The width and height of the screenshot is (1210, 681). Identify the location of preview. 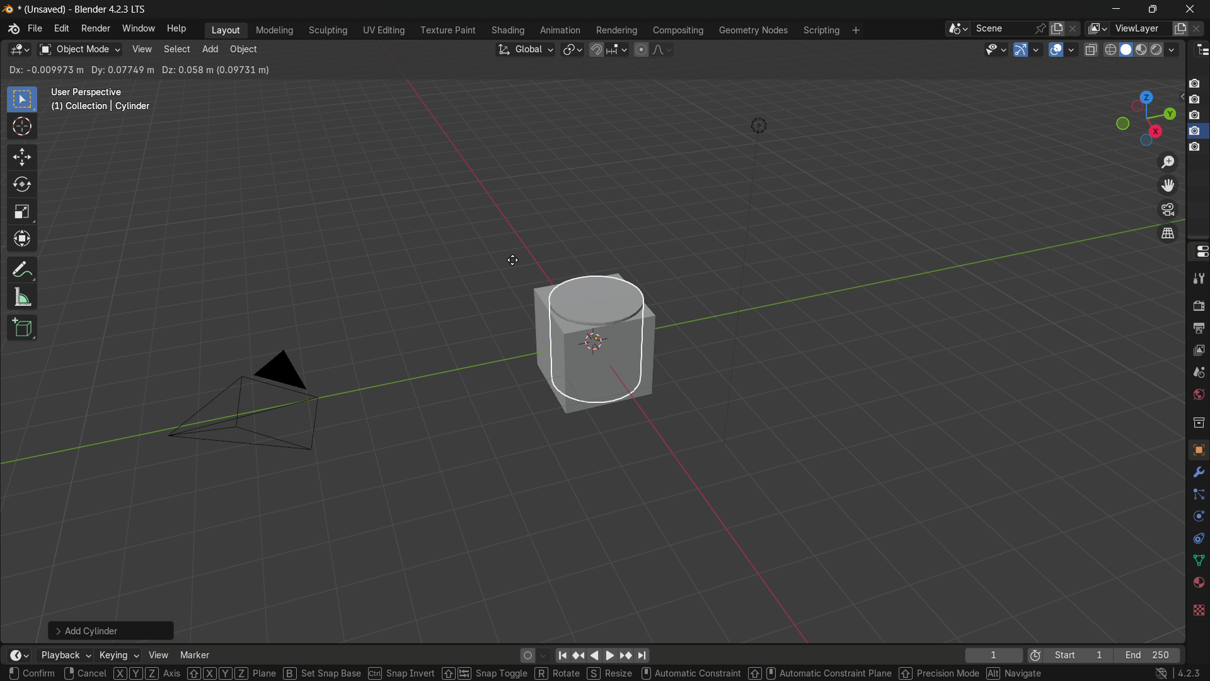
(1031, 656).